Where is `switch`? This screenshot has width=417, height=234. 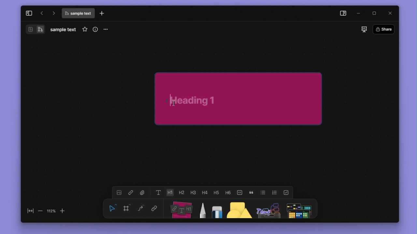 switch is located at coordinates (40, 29).